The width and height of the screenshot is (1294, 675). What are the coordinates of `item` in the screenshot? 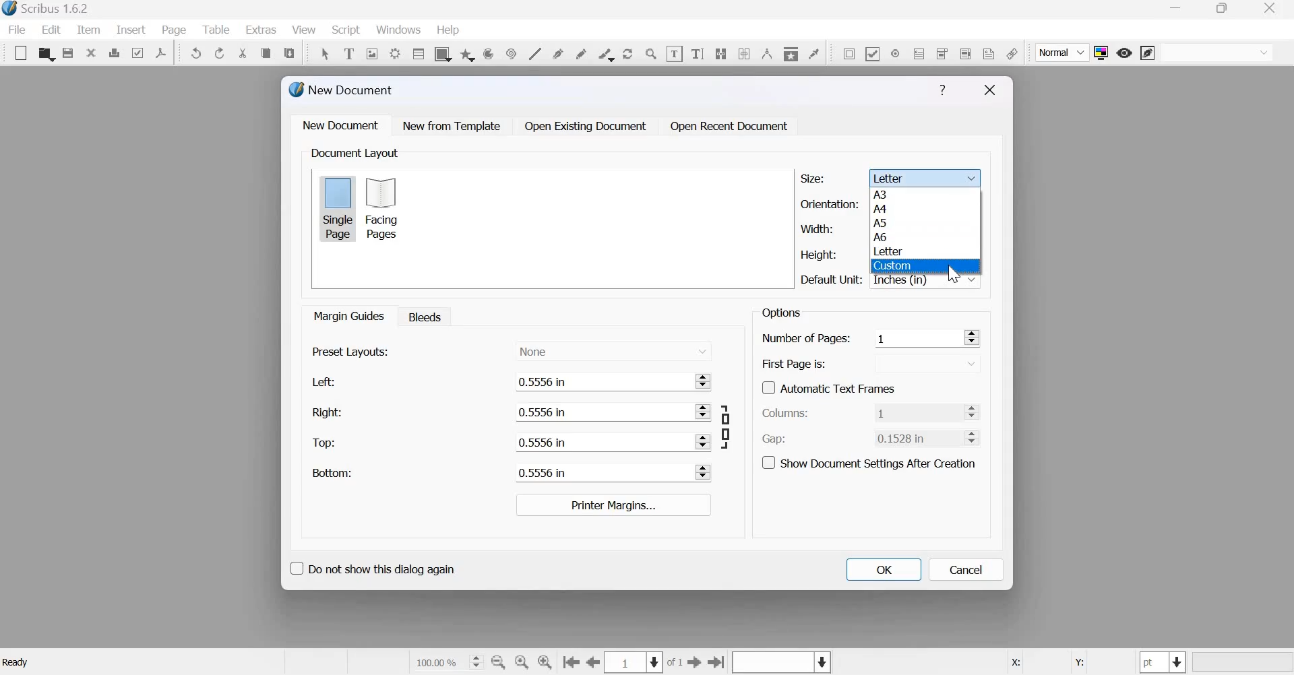 It's located at (87, 30).